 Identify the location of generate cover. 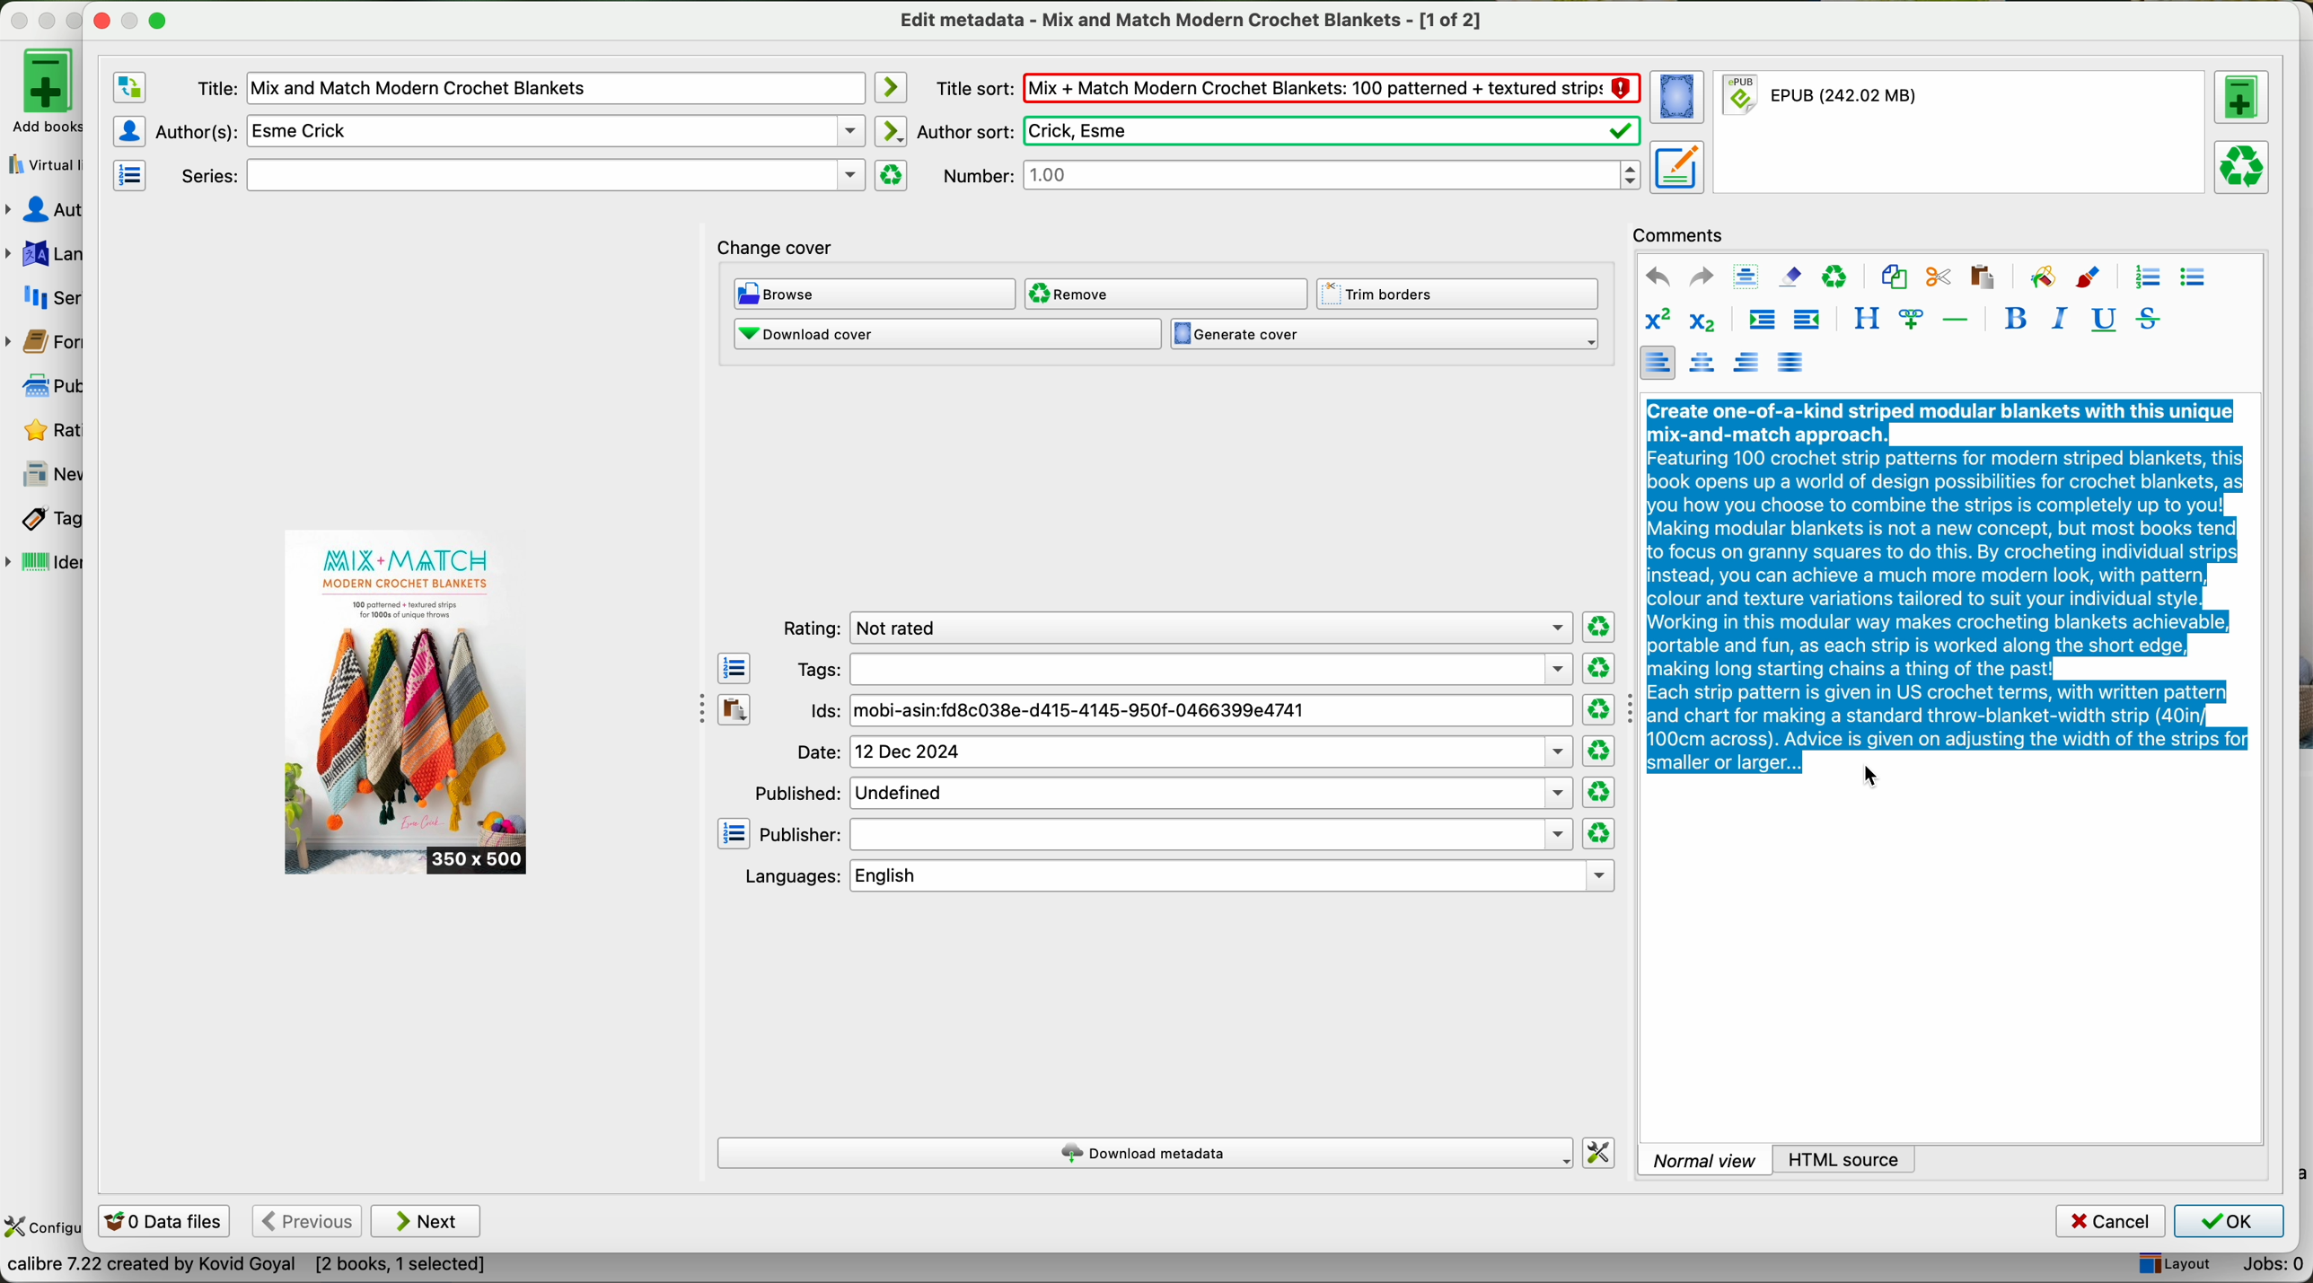
(1385, 335).